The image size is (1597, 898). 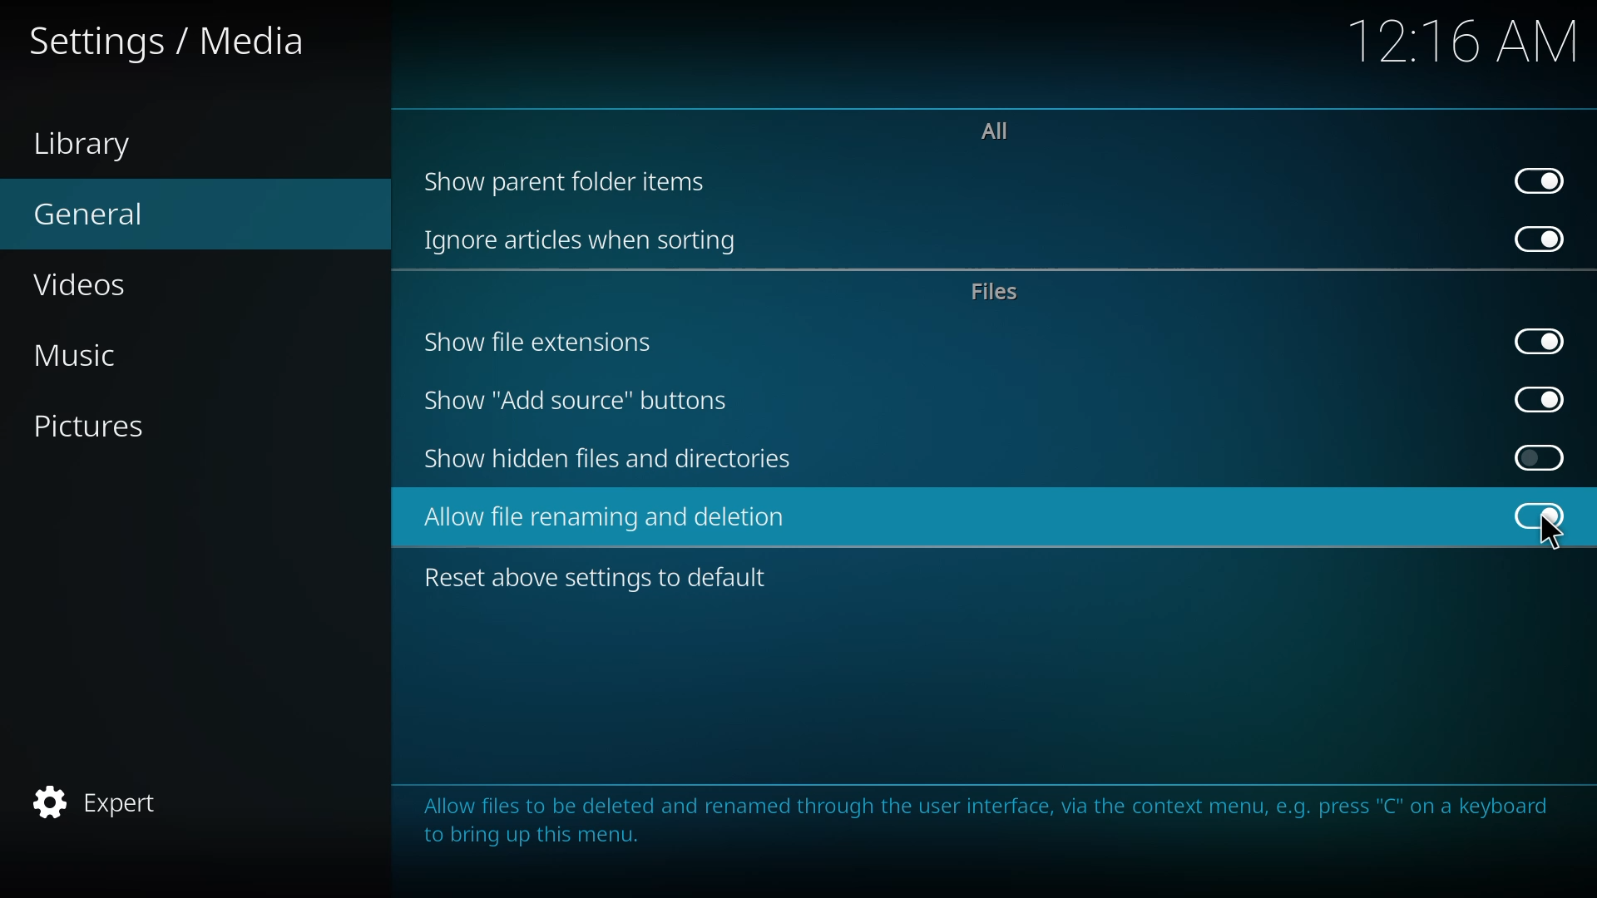 I want to click on enabled, so click(x=1540, y=341).